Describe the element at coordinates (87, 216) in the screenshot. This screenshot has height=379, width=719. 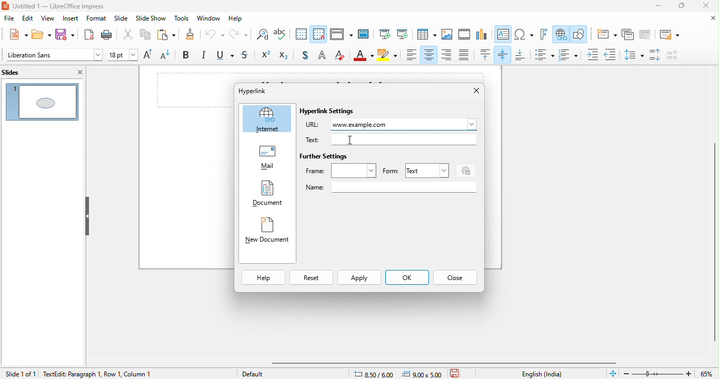
I see `hide` at that location.